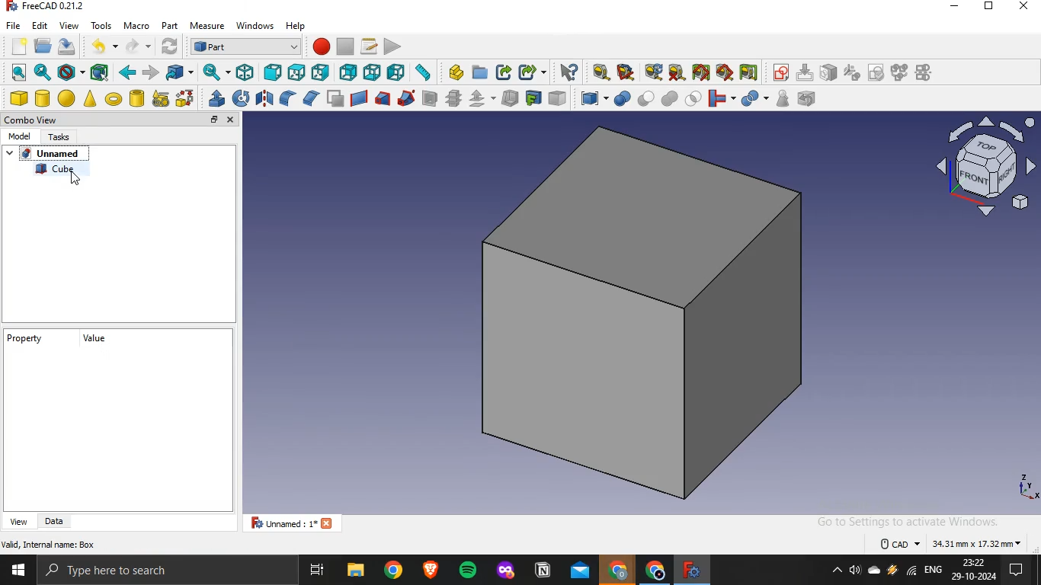  Describe the element at coordinates (543, 571) in the screenshot. I see `notion` at that location.